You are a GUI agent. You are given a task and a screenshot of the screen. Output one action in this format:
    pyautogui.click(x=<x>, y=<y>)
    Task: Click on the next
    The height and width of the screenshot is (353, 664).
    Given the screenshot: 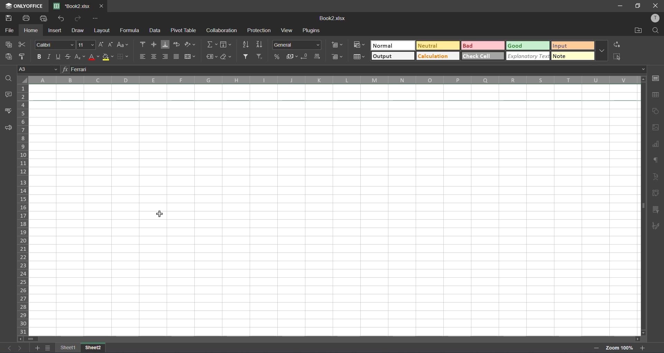 What is the action you would take?
    pyautogui.click(x=20, y=348)
    